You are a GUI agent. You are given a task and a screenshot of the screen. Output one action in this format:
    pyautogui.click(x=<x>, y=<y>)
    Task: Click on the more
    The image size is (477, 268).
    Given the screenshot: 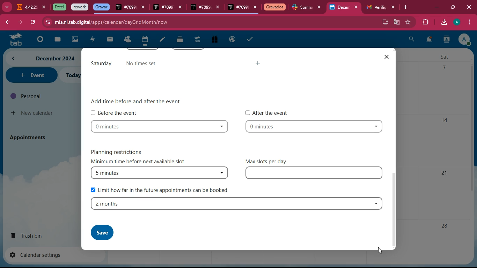 What is the action you would take?
    pyautogui.click(x=6, y=6)
    